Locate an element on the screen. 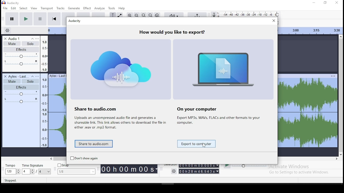  00h00mMO00.000s is located at coordinates (199, 165).